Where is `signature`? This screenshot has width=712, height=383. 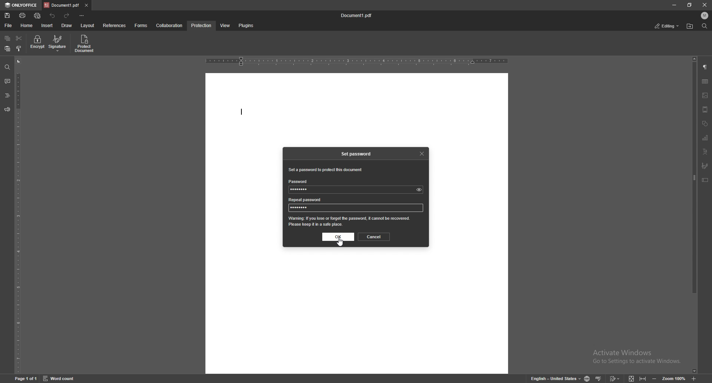 signature is located at coordinates (60, 43).